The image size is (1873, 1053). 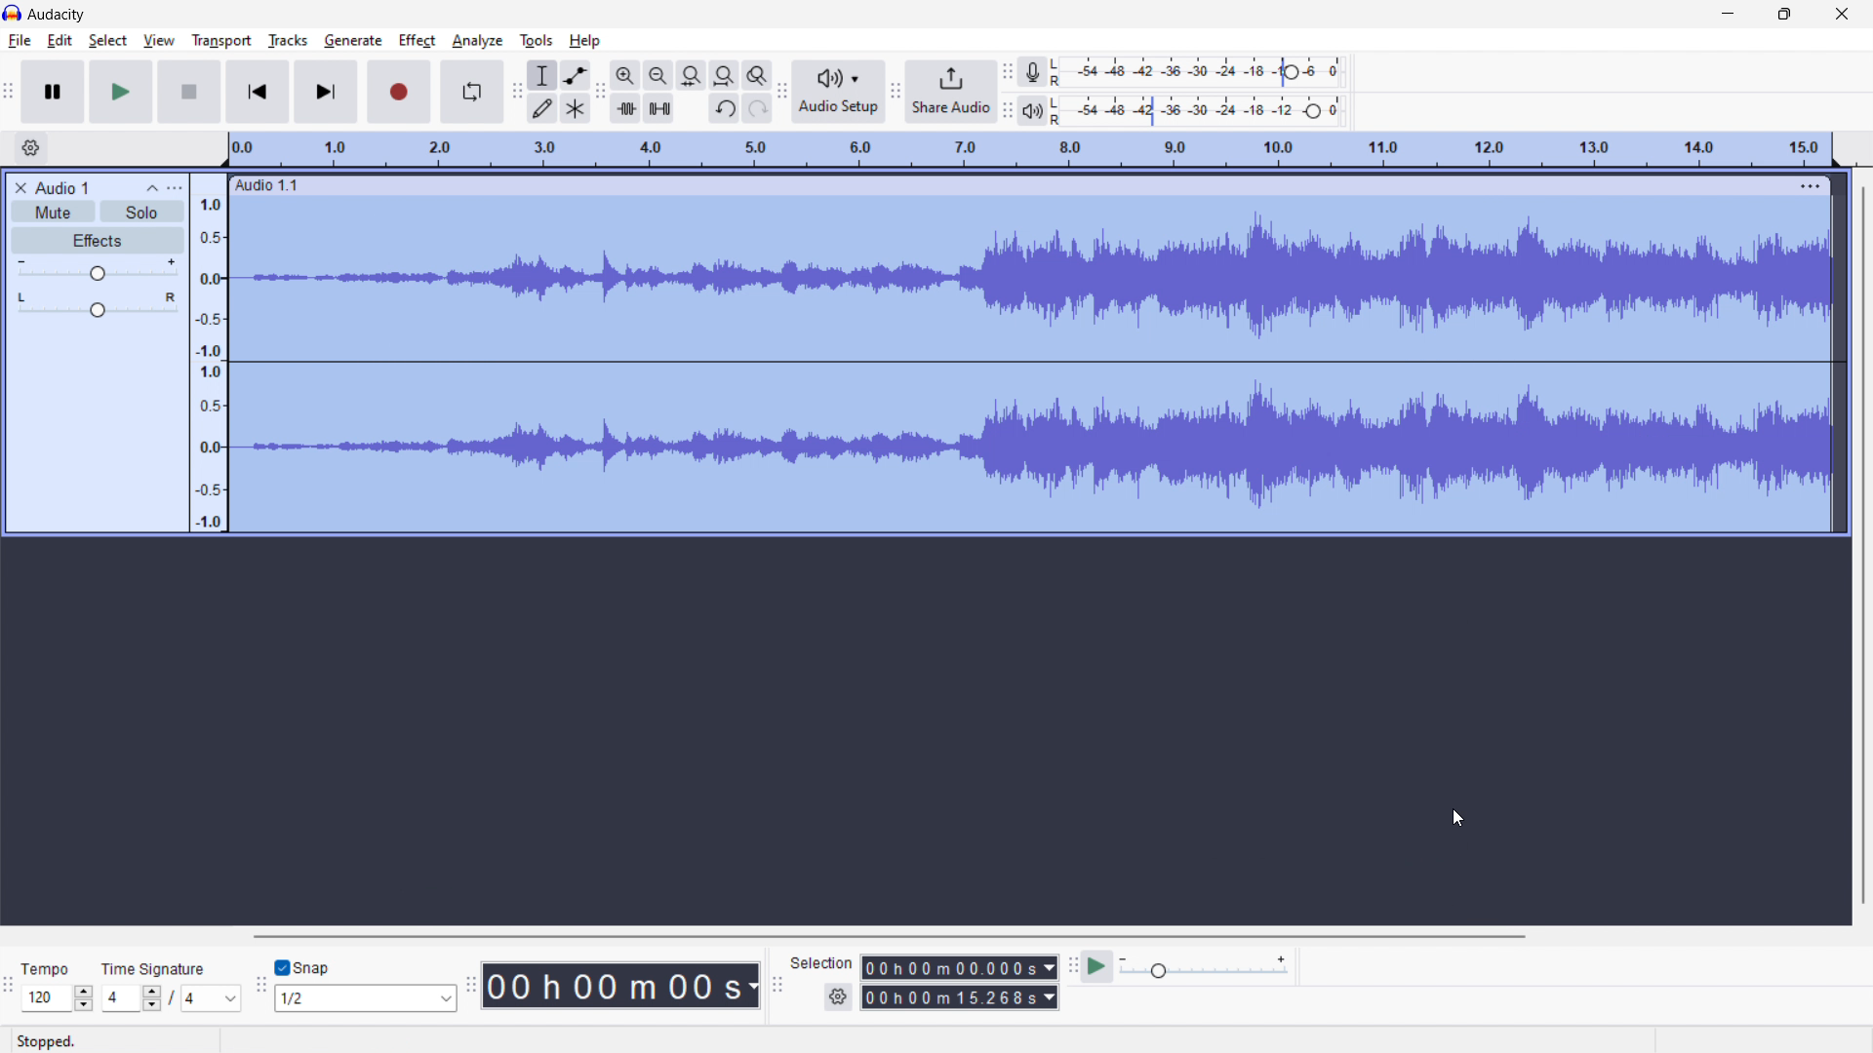 I want to click on view menu, so click(x=175, y=187).